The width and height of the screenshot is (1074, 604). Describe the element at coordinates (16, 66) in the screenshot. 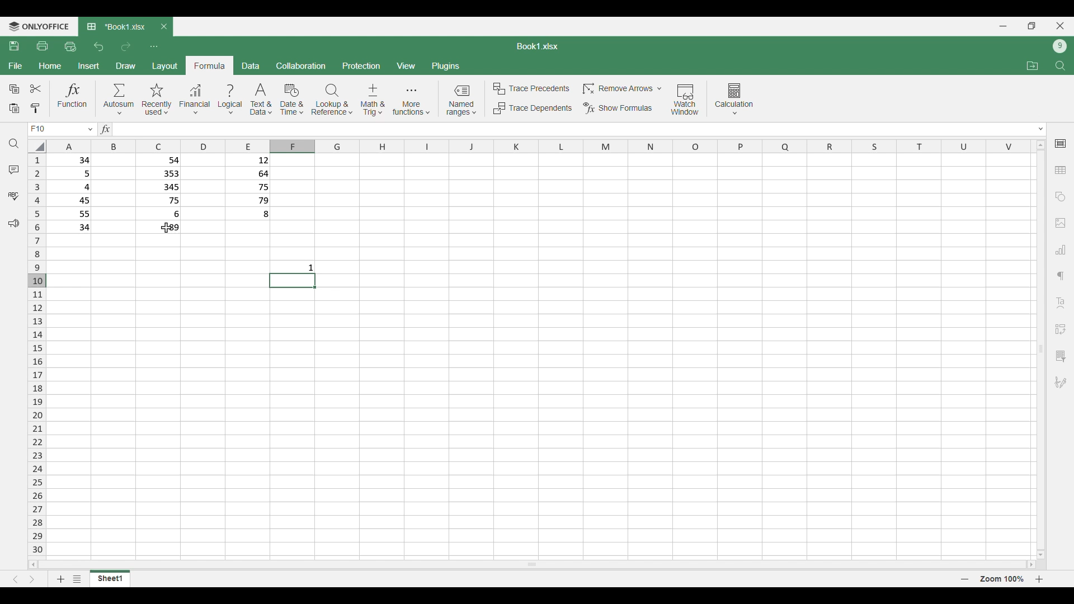

I see `File menu` at that location.